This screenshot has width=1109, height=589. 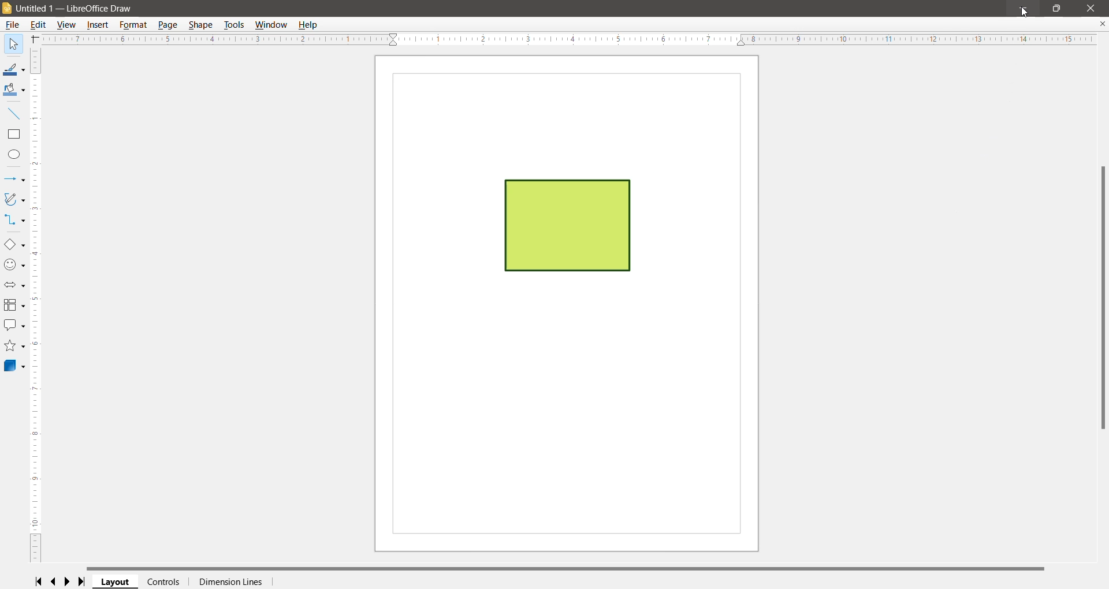 What do you see at coordinates (310, 25) in the screenshot?
I see `Help` at bounding box center [310, 25].